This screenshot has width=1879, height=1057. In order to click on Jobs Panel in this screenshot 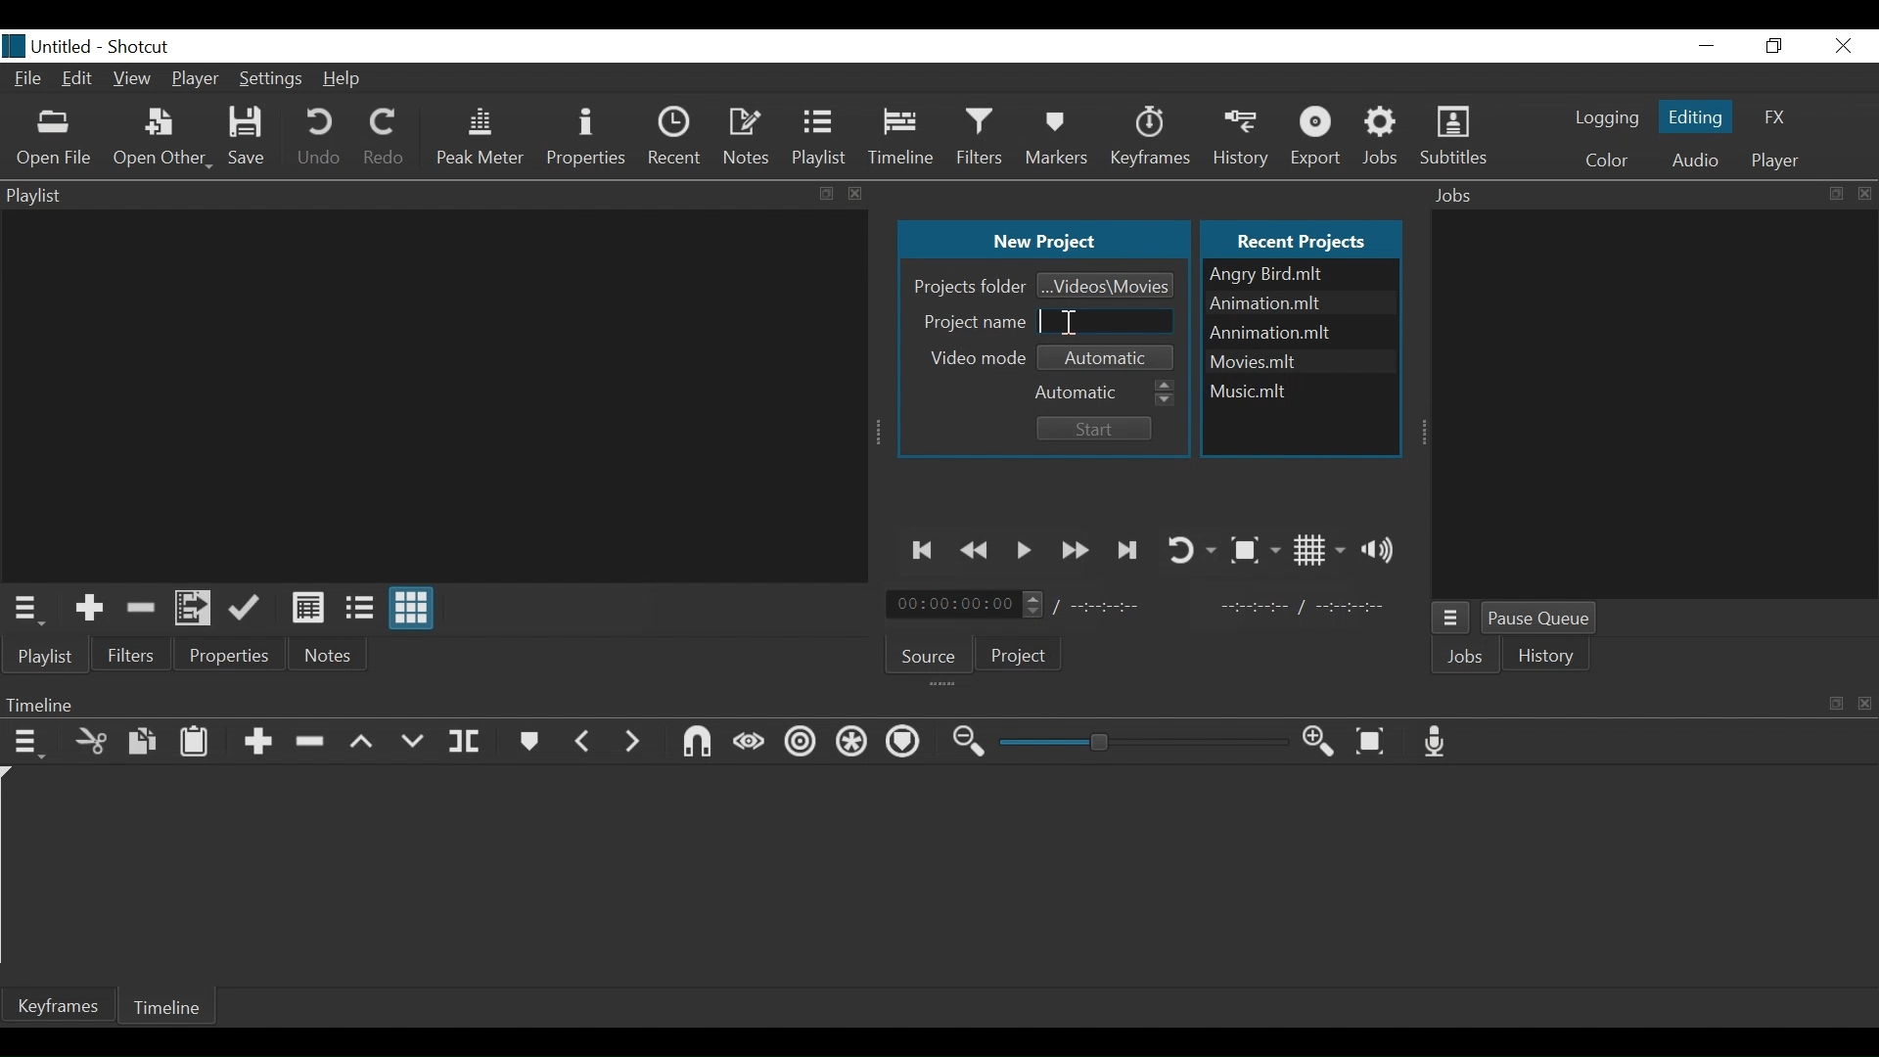, I will do `click(1657, 405)`.